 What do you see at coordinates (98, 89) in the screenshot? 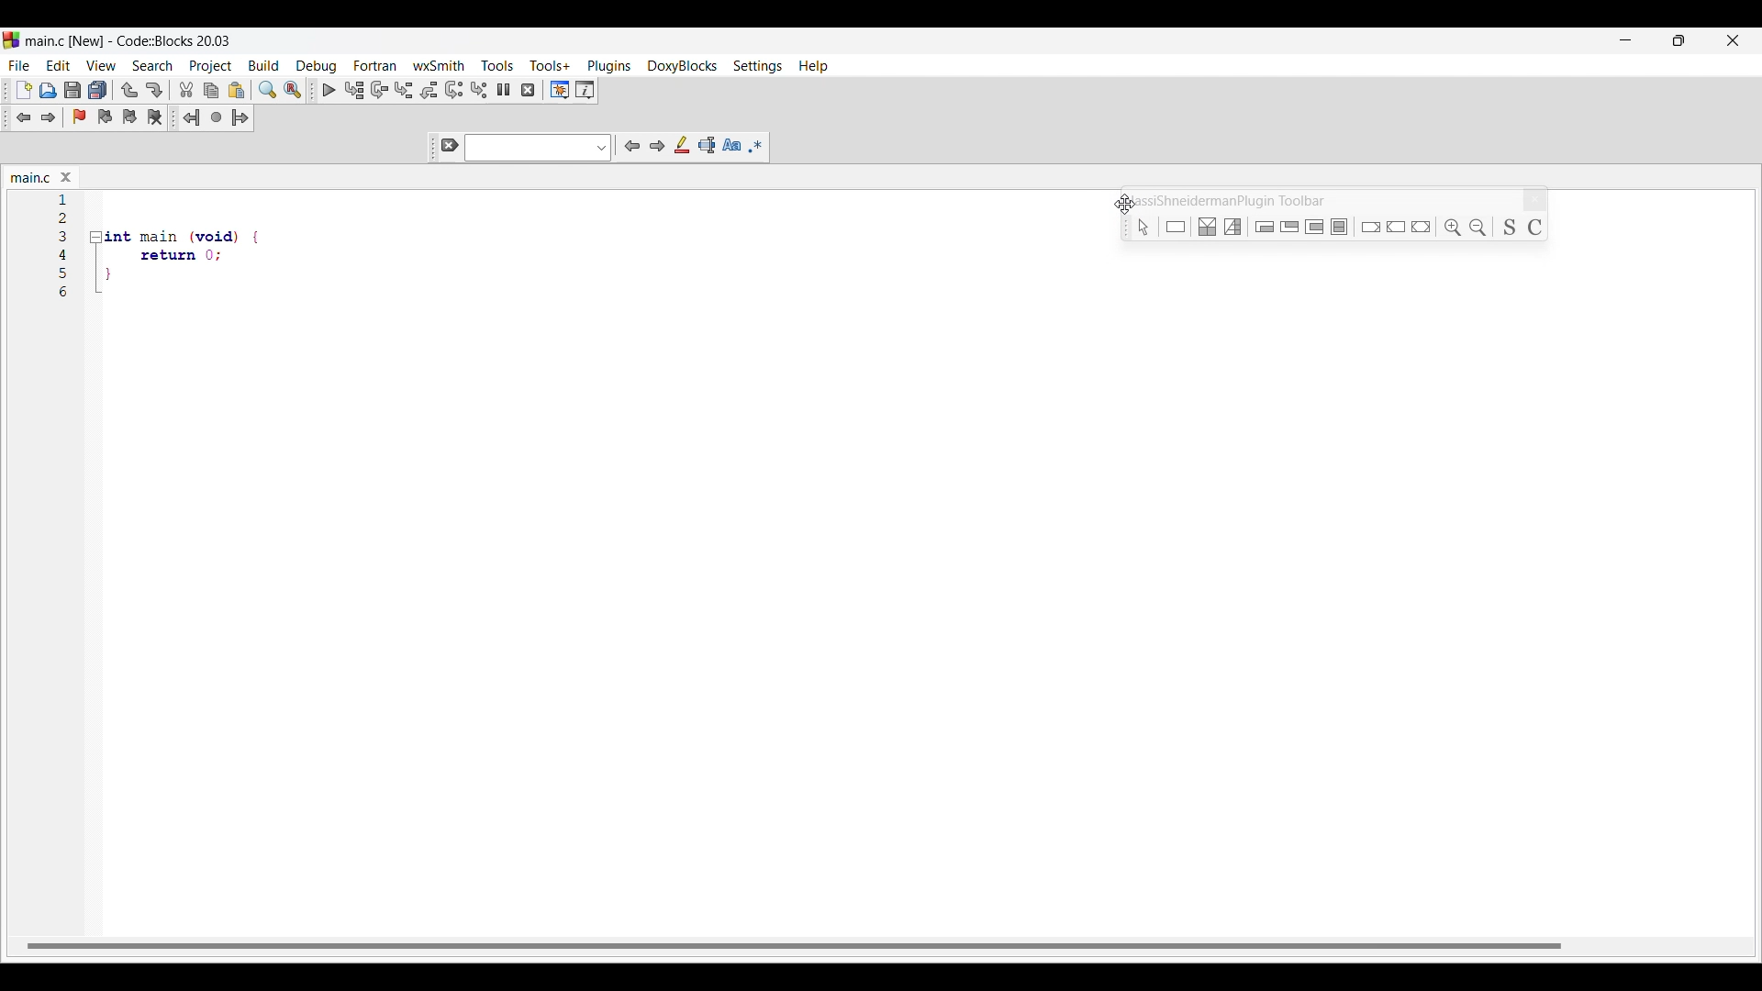
I see `Save everything` at bounding box center [98, 89].